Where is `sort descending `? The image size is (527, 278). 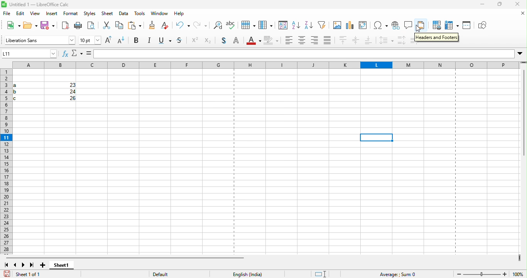
sort descending  is located at coordinates (296, 25).